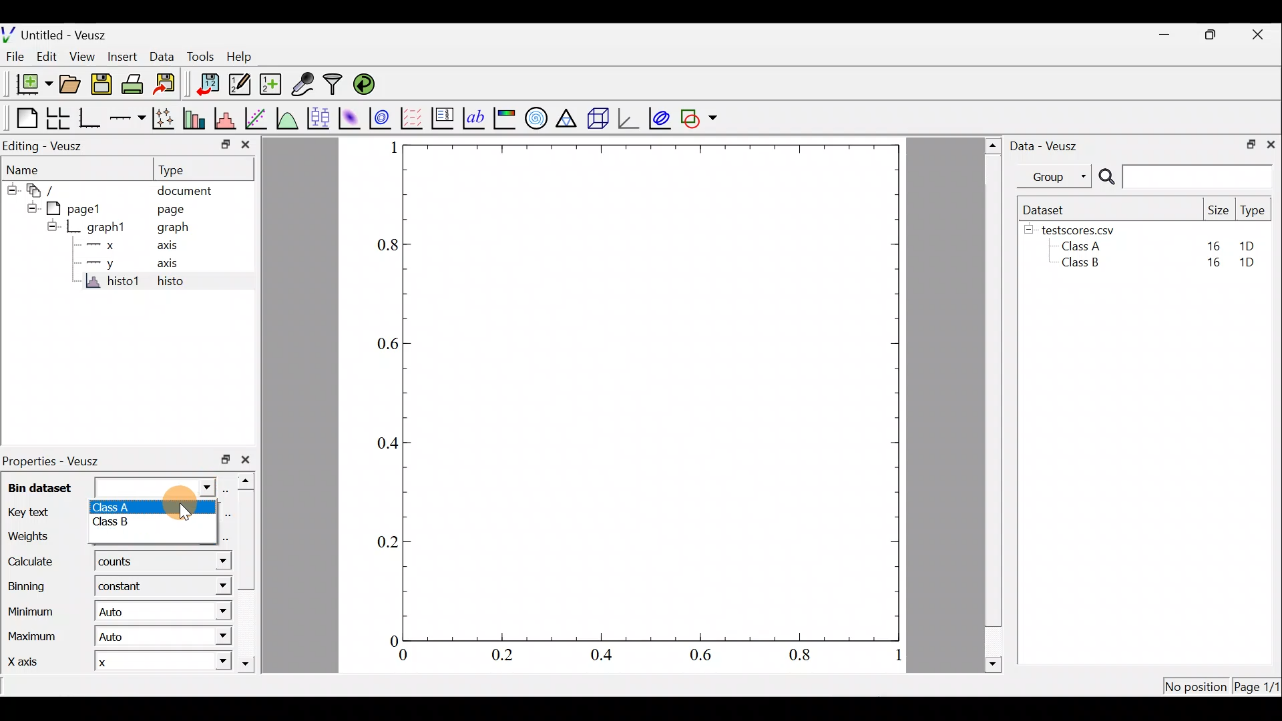 Image resolution: width=1282 pixels, height=721 pixels. Describe the element at coordinates (536, 119) in the screenshot. I see `Polar graph` at that location.